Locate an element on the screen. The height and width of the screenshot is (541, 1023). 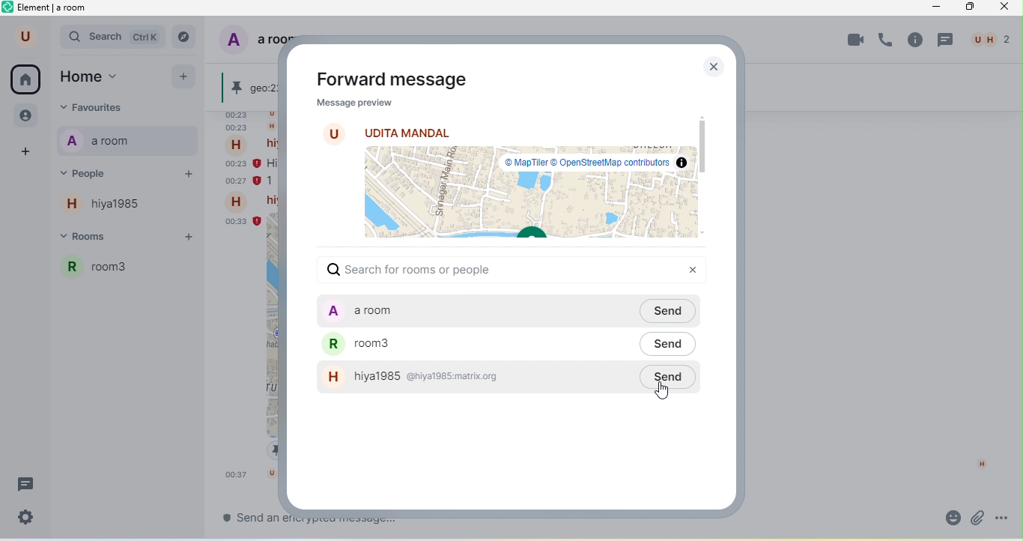
add space is located at coordinates (23, 151).